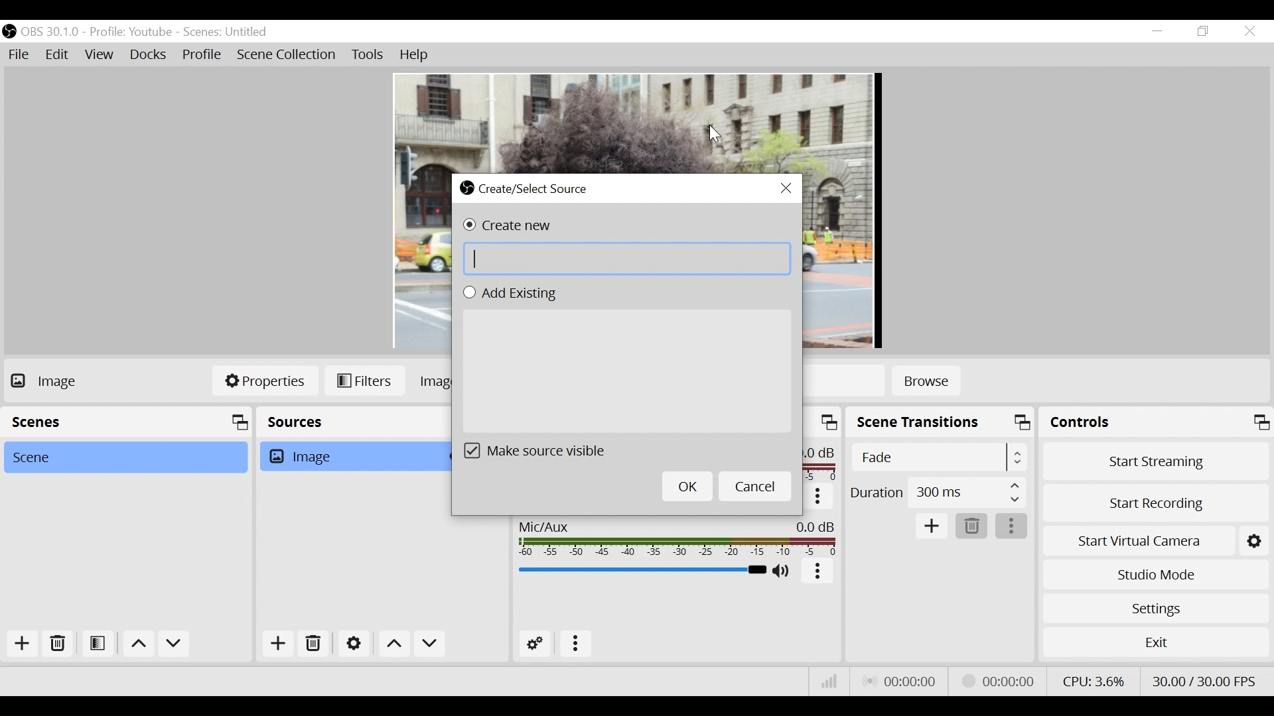 The image size is (1274, 716). I want to click on Properties, so click(265, 381).